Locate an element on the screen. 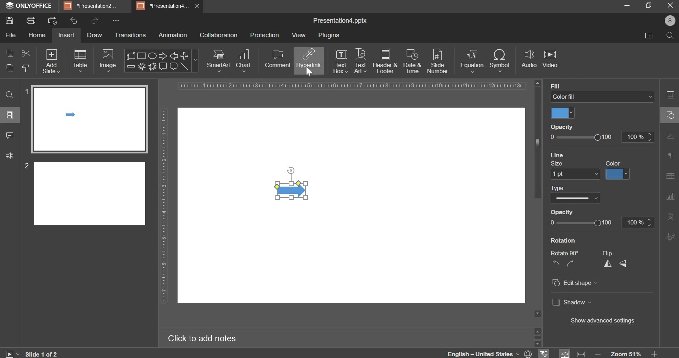 The image size is (679, 358). video is located at coordinates (550, 58).